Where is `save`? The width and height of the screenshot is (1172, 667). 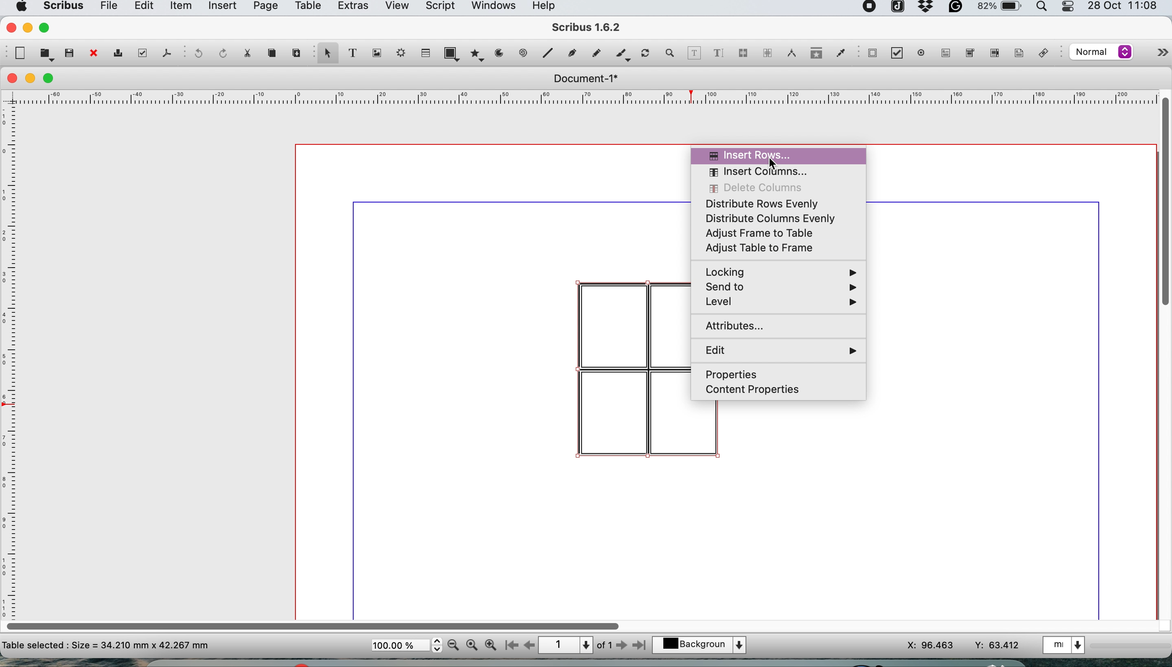 save is located at coordinates (70, 52).